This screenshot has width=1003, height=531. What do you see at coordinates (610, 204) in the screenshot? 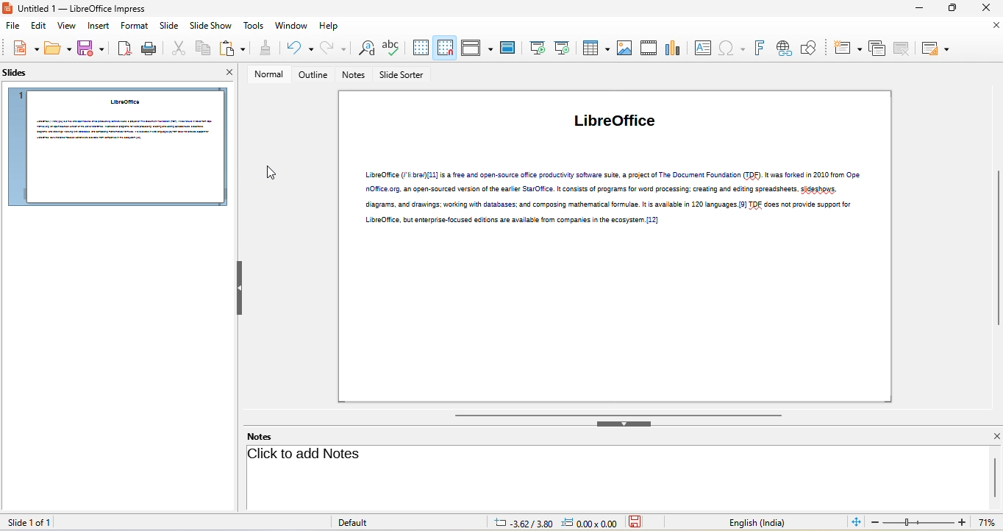
I see `diagrams, and drawings: working with databases; and composing mathematical formulae. It is available in 120 languages. [9] TDF does not provide support for
jiagr` at bounding box center [610, 204].